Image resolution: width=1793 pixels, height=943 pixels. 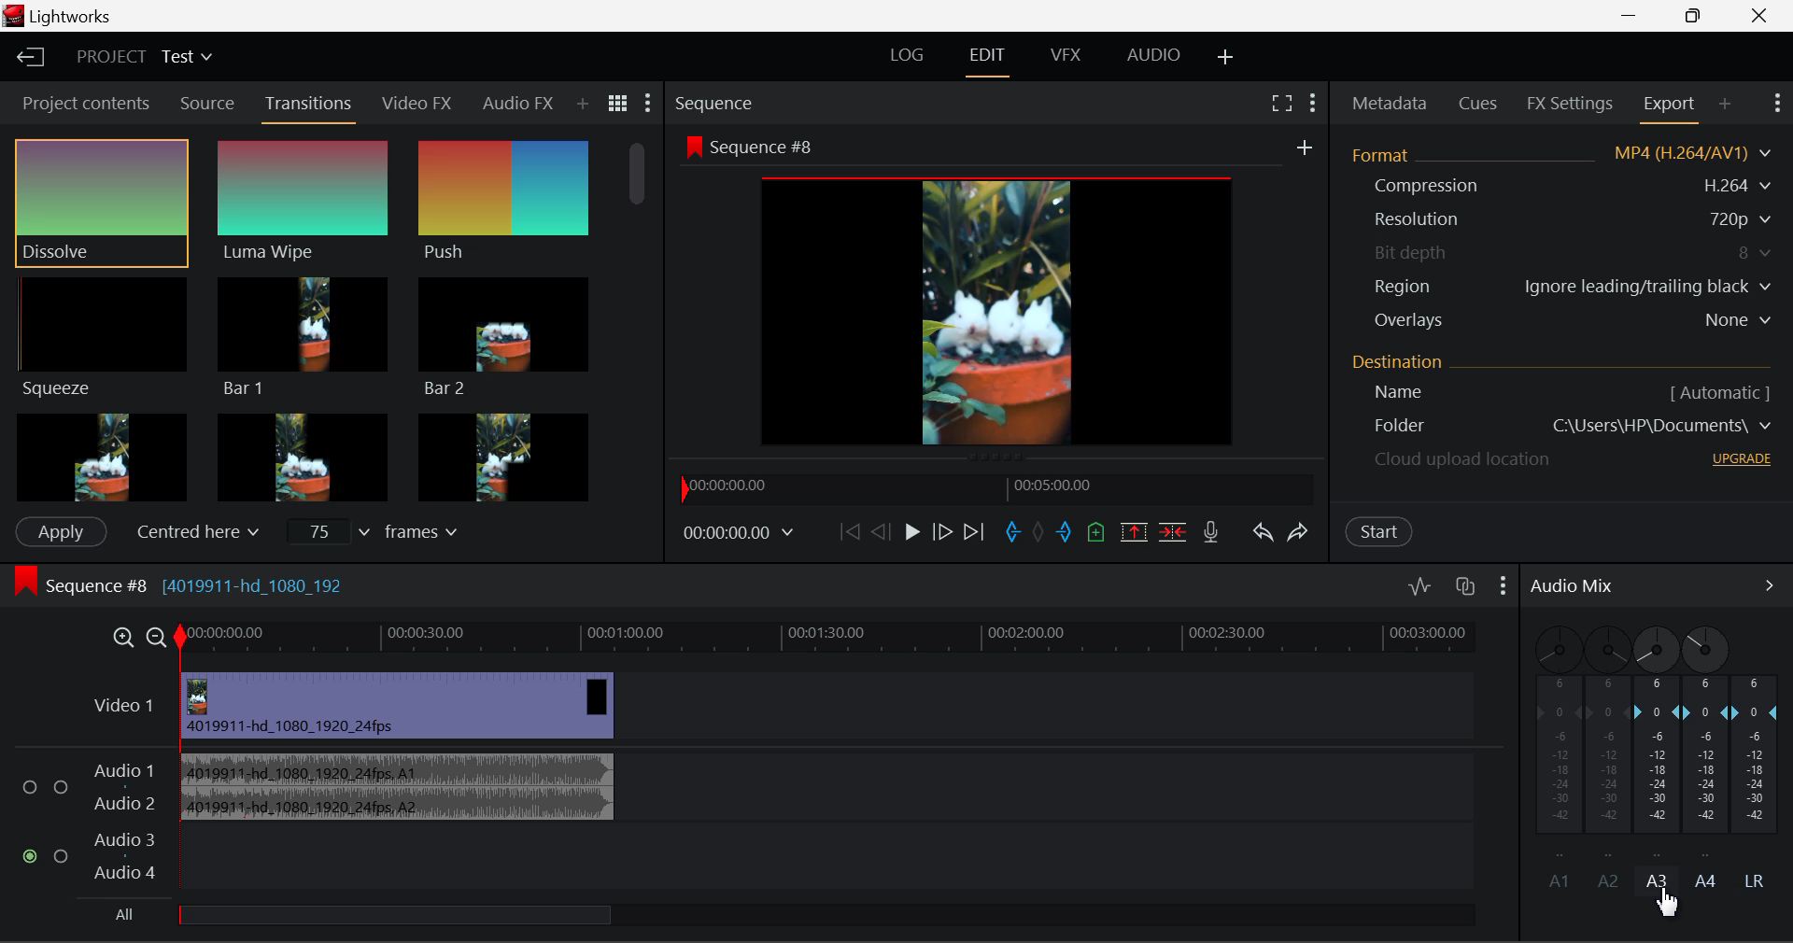 I want to click on Box 3, so click(x=504, y=454).